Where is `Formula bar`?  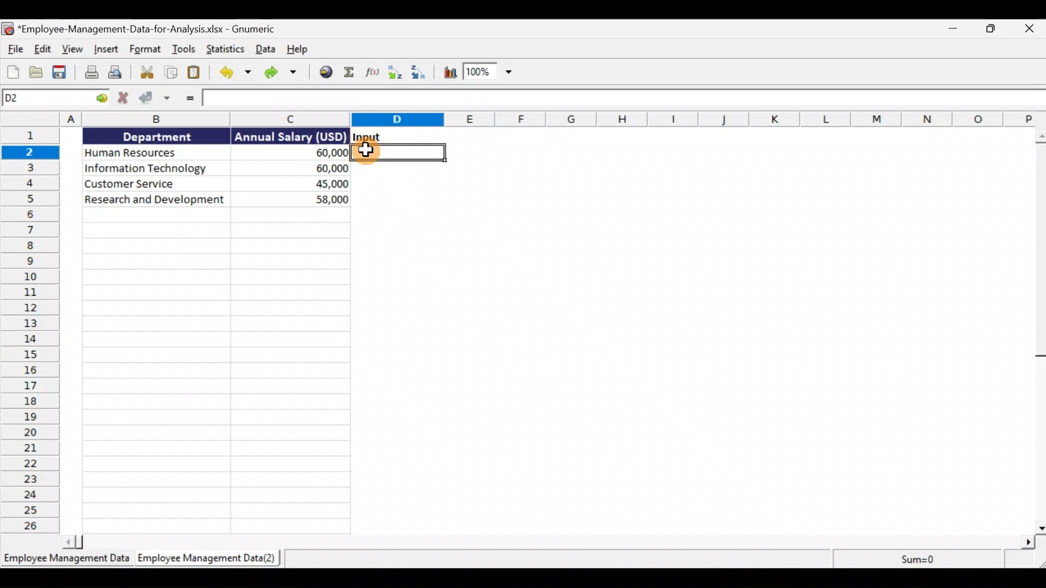
Formula bar is located at coordinates (624, 100).